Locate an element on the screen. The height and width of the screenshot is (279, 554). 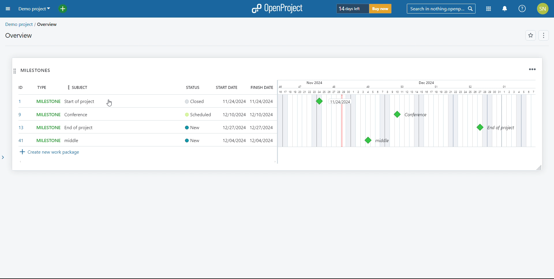
cursor is located at coordinates (109, 103).